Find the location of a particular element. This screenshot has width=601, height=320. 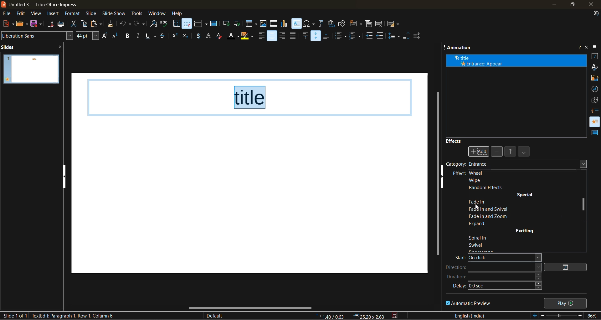

slide is located at coordinates (31, 69).